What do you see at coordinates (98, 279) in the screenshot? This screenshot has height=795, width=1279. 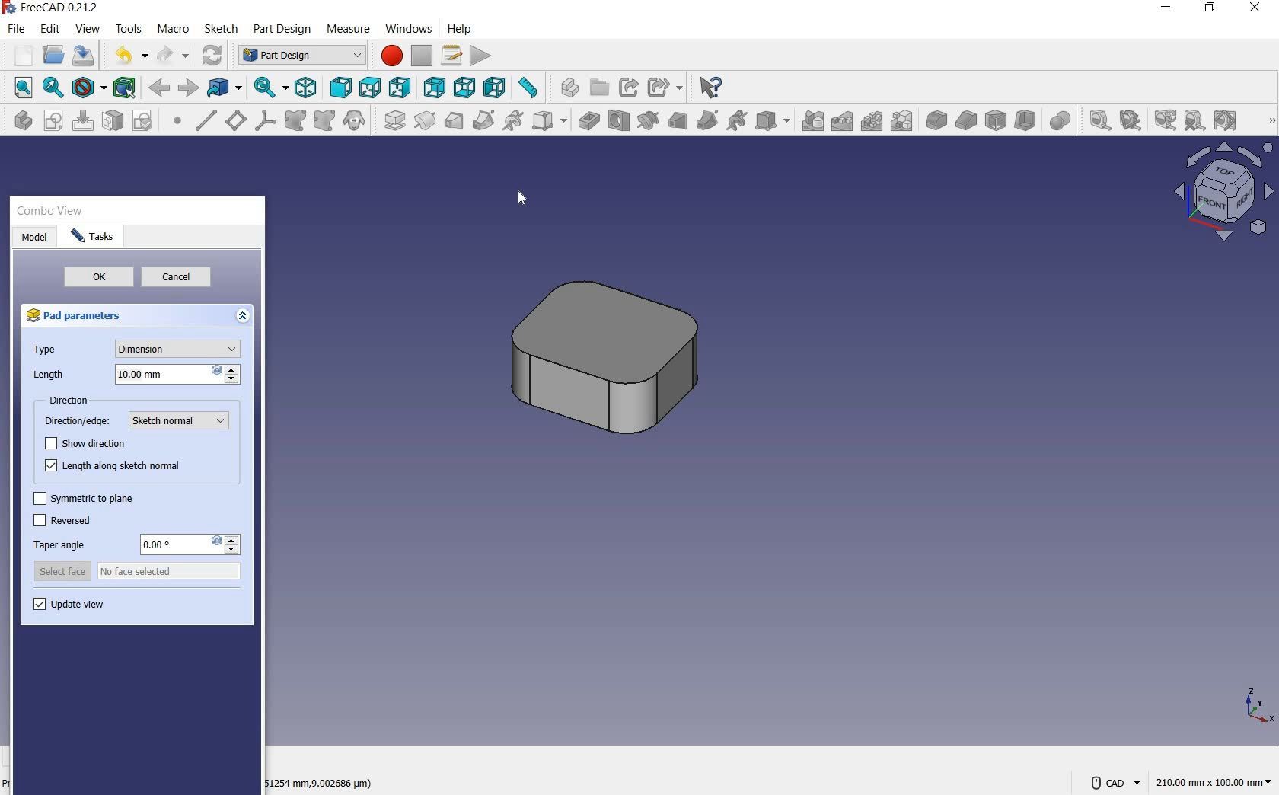 I see `ok` at bounding box center [98, 279].